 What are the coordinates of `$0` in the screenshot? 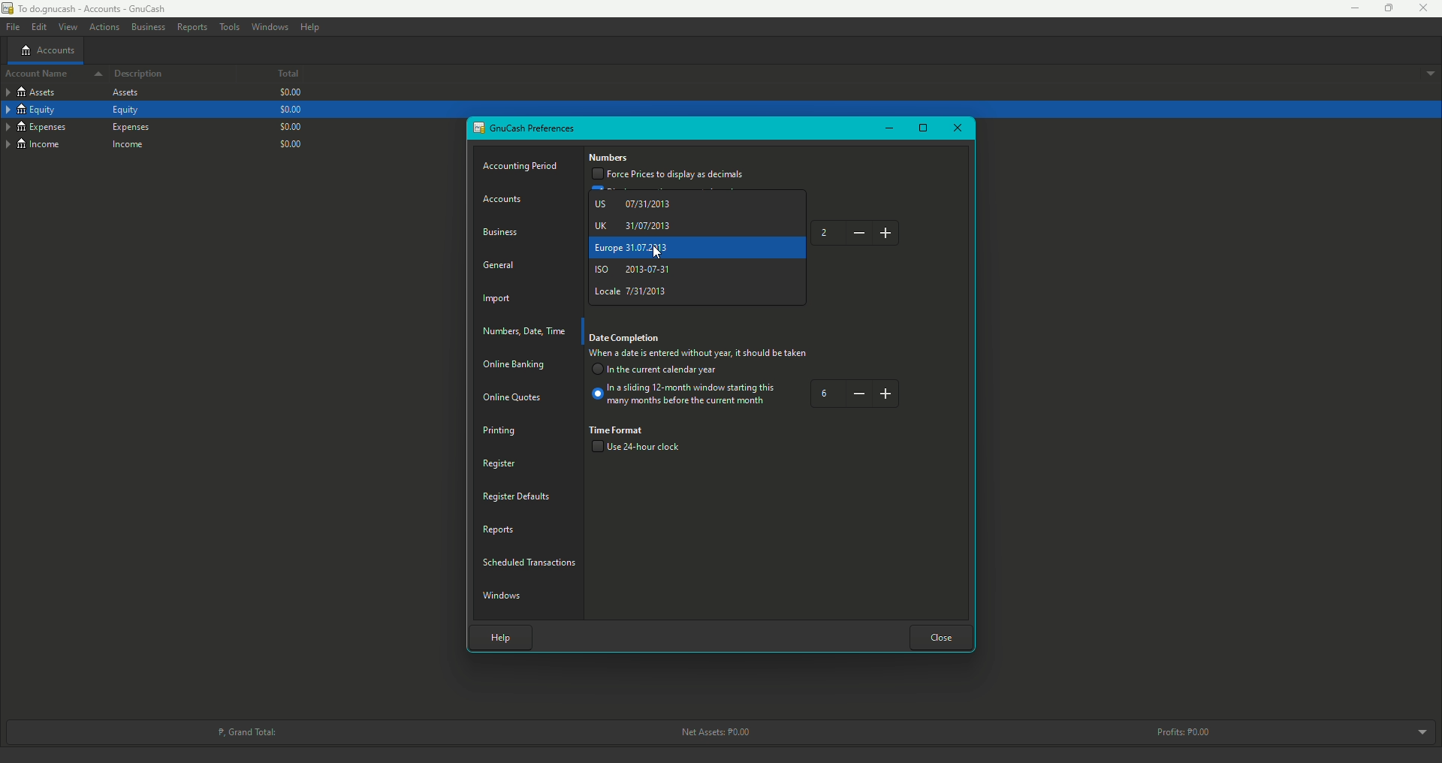 It's located at (294, 143).